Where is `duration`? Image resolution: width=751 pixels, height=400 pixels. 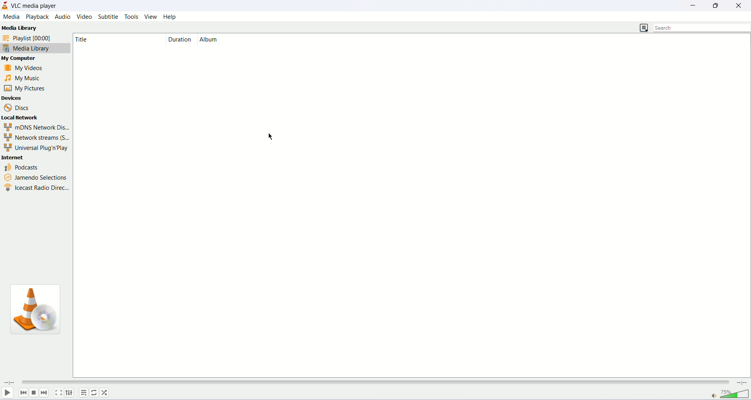 duration is located at coordinates (181, 40).